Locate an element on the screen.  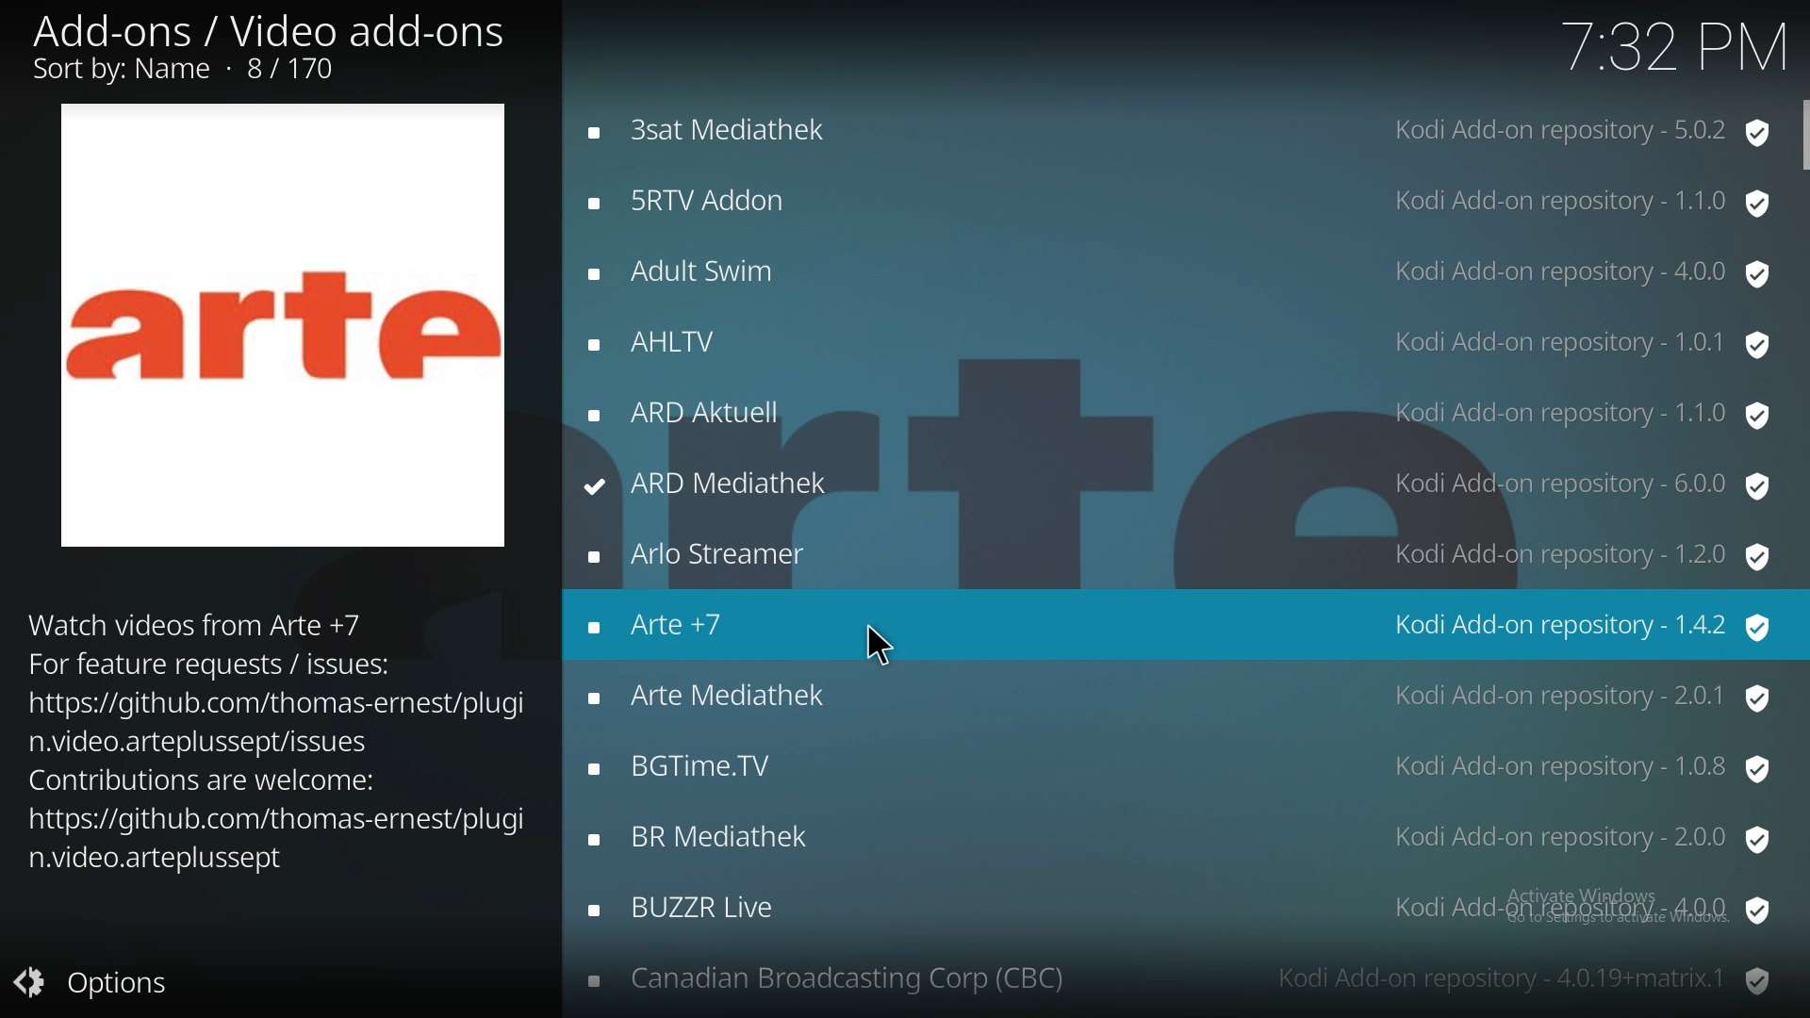
add on is located at coordinates (1179, 979).